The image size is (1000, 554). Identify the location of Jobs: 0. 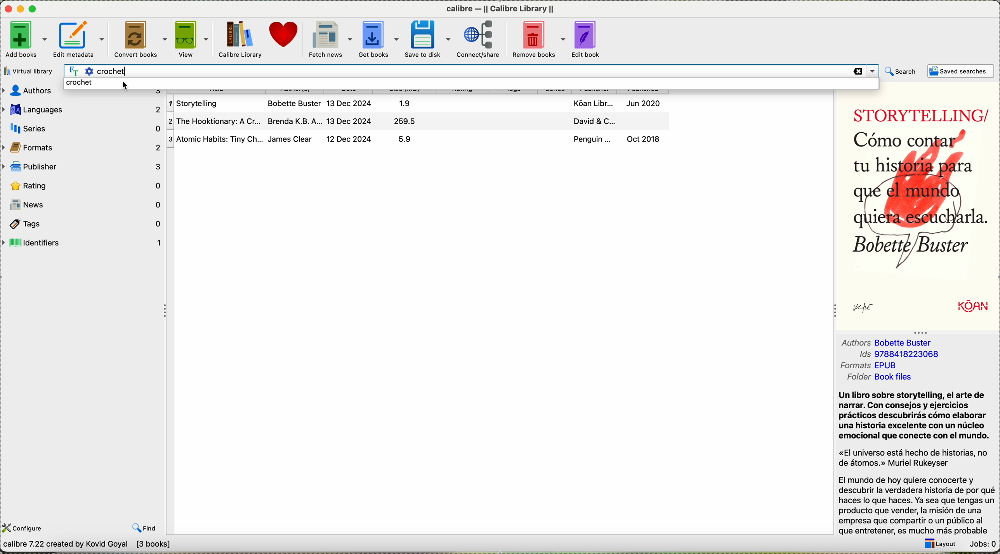
(982, 544).